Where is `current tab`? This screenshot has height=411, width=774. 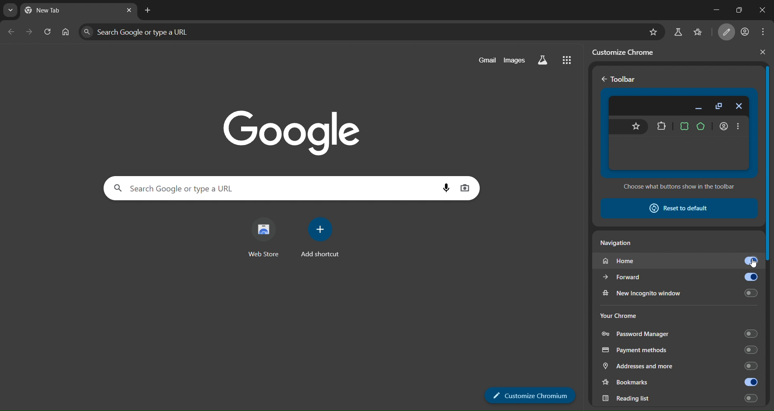
current tab is located at coordinates (58, 11).